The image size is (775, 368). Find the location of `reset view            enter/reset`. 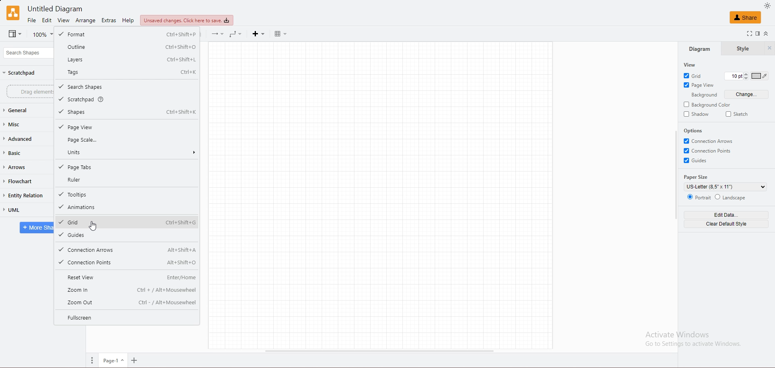

reset view            enter/reset is located at coordinates (127, 277).